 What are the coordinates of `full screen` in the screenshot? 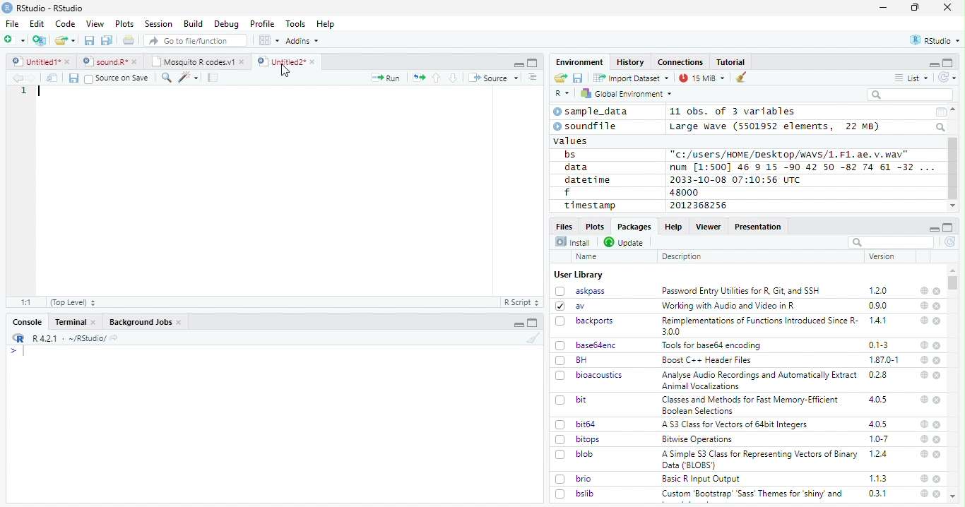 It's located at (948, 227).